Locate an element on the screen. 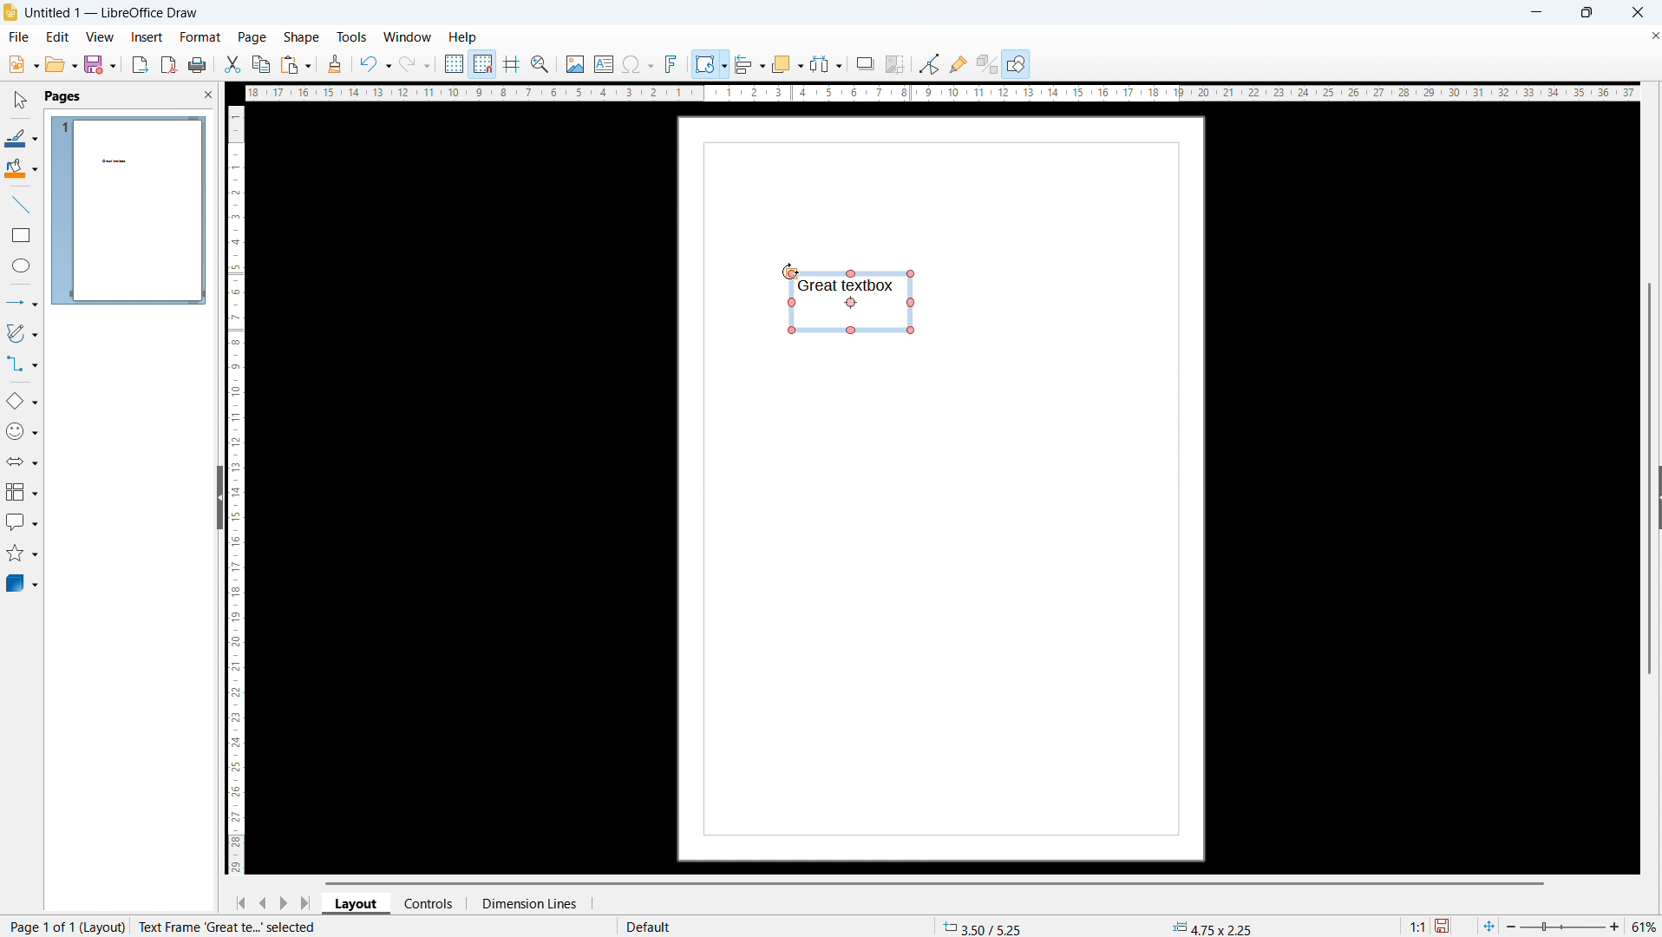  page is located at coordinates (252, 37).